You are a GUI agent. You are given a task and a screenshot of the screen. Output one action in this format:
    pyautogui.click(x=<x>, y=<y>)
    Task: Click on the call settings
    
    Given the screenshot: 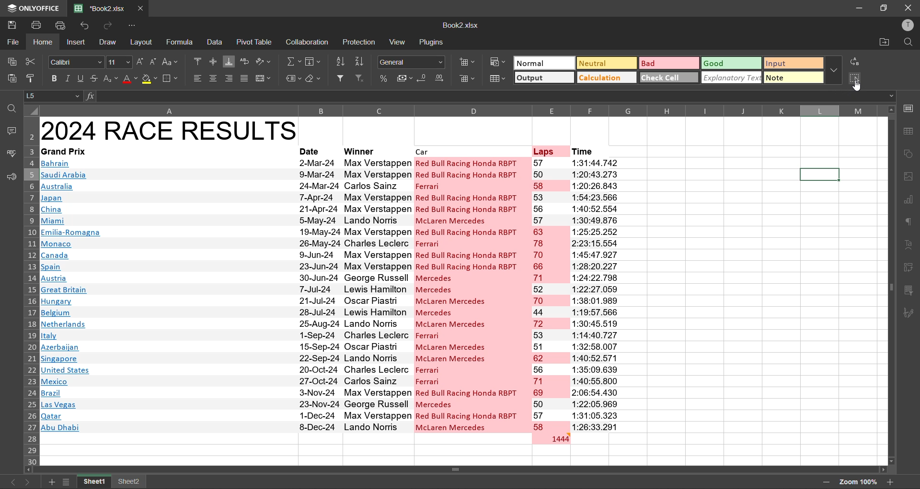 What is the action you would take?
    pyautogui.click(x=908, y=108)
    